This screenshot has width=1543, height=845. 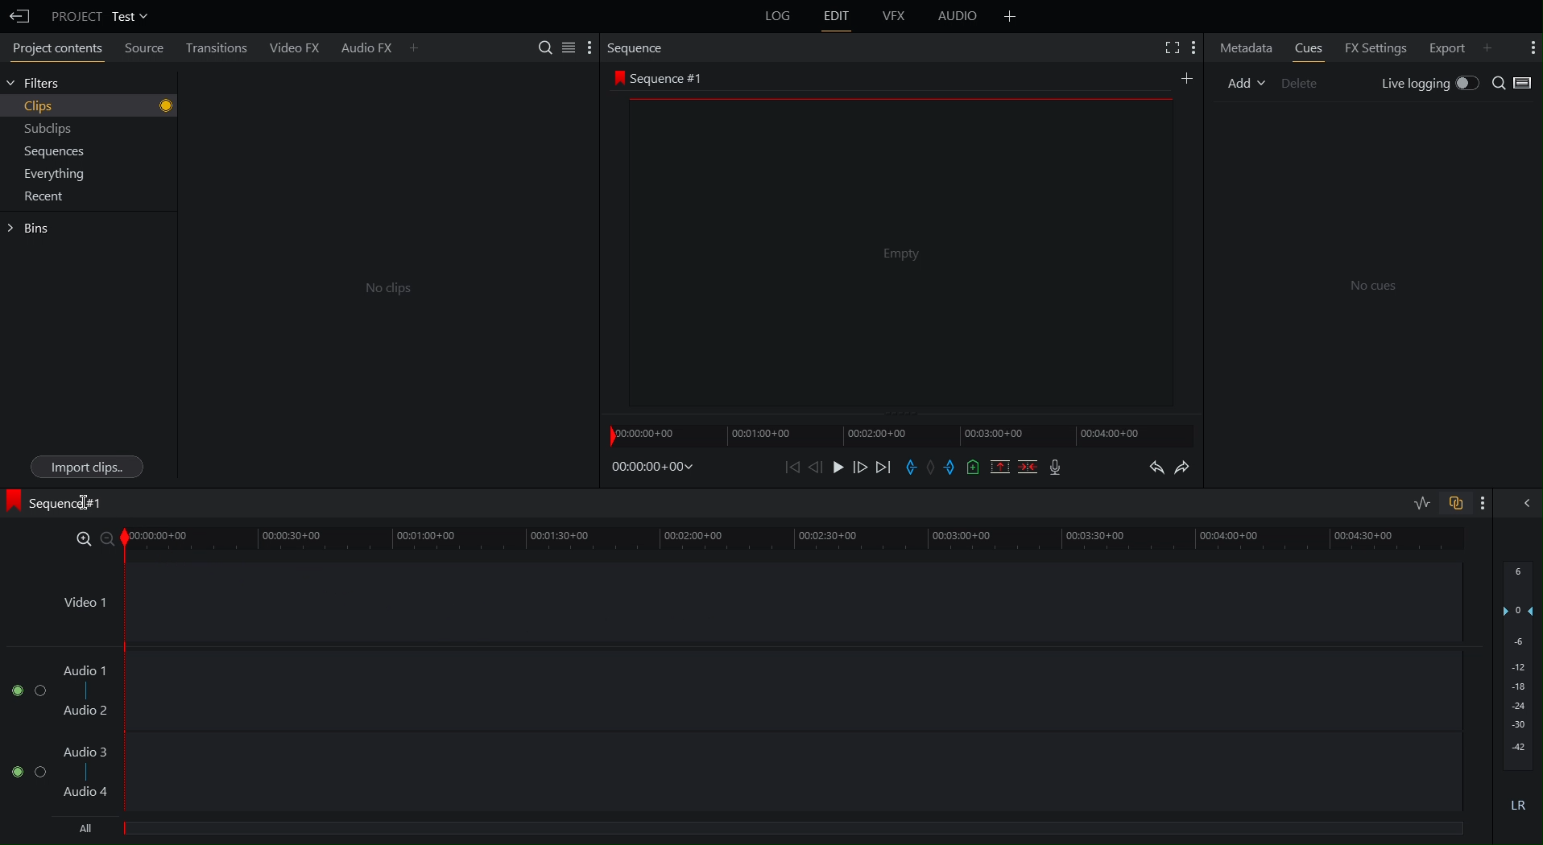 What do you see at coordinates (40, 200) in the screenshot?
I see `Recent` at bounding box center [40, 200].